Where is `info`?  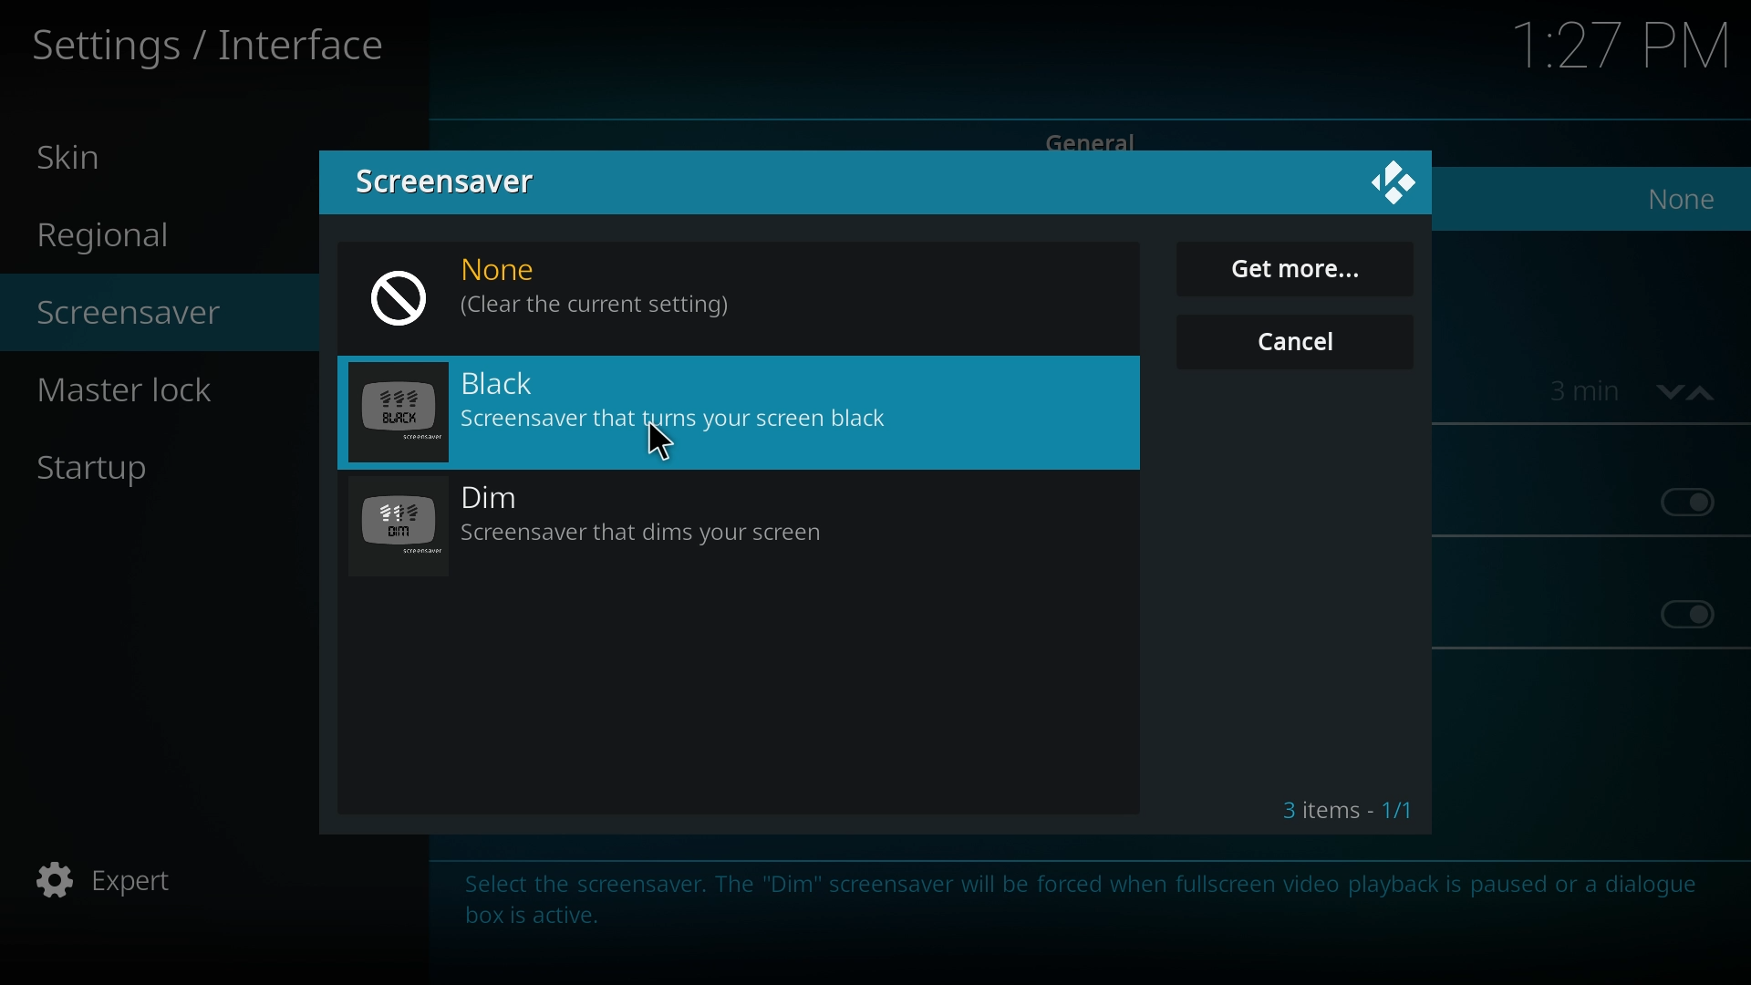
info is located at coordinates (1072, 900).